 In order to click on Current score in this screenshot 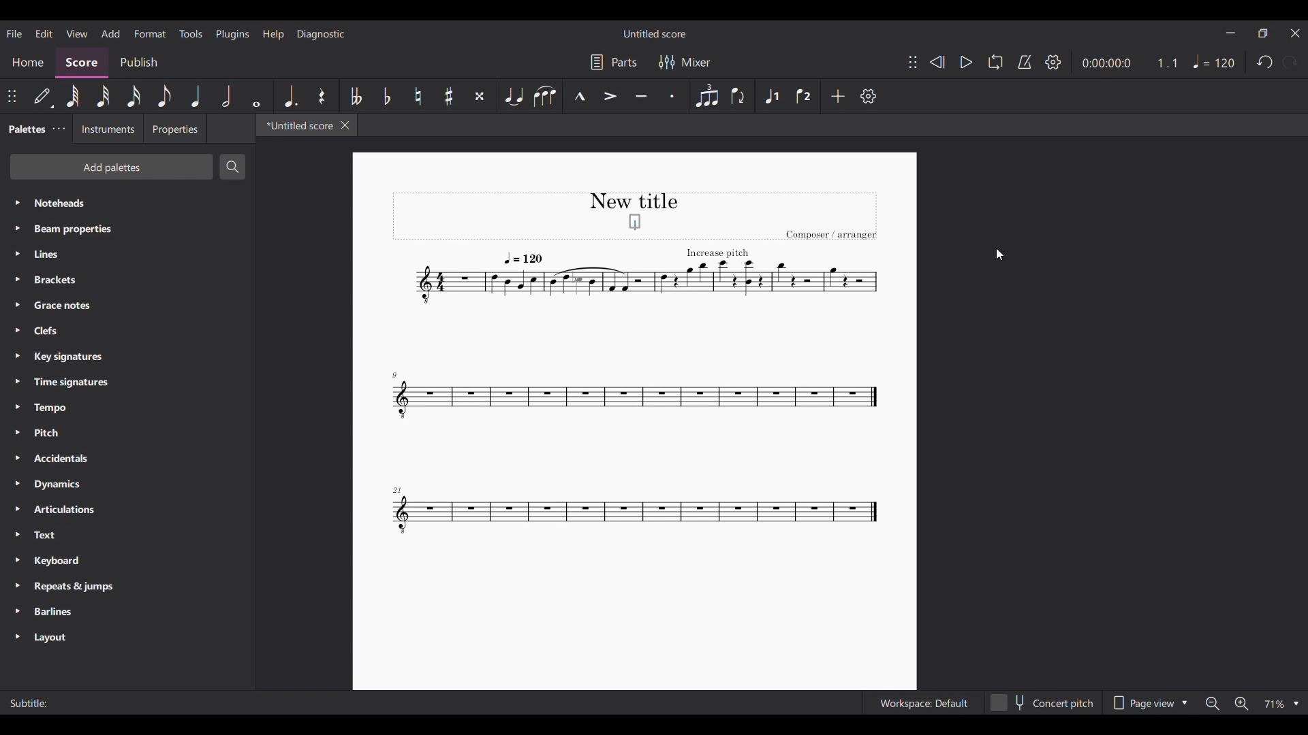, I will do `click(634, 390)`.